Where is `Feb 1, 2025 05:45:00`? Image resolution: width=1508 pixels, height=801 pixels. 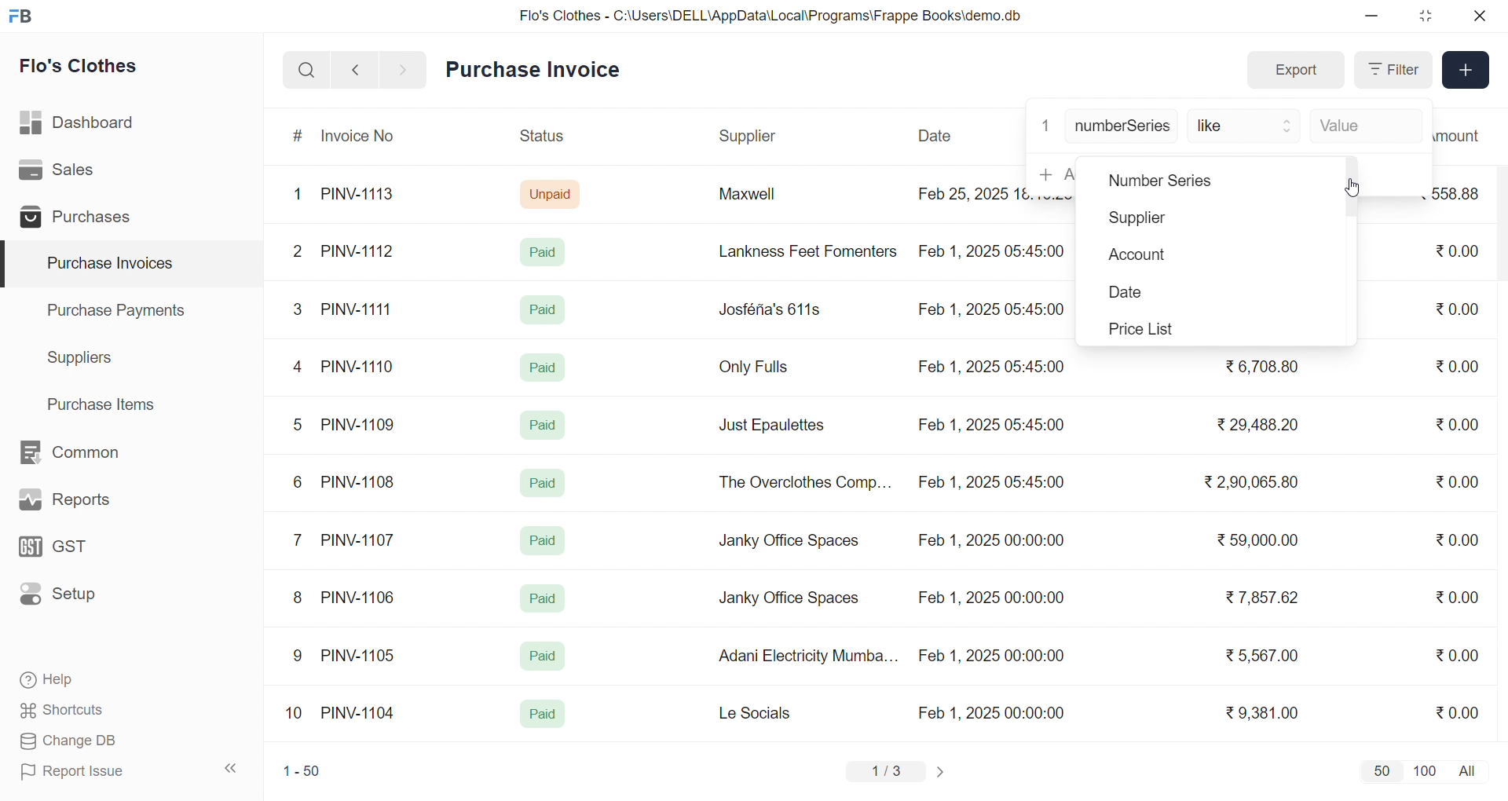 Feb 1, 2025 05:45:00 is located at coordinates (995, 250).